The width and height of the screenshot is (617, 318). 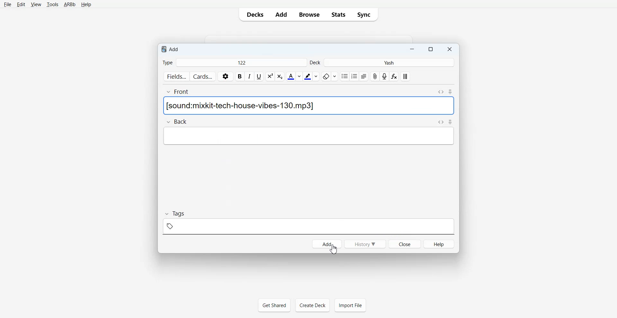 What do you see at coordinates (446, 90) in the screenshot?
I see `navigate` at bounding box center [446, 90].